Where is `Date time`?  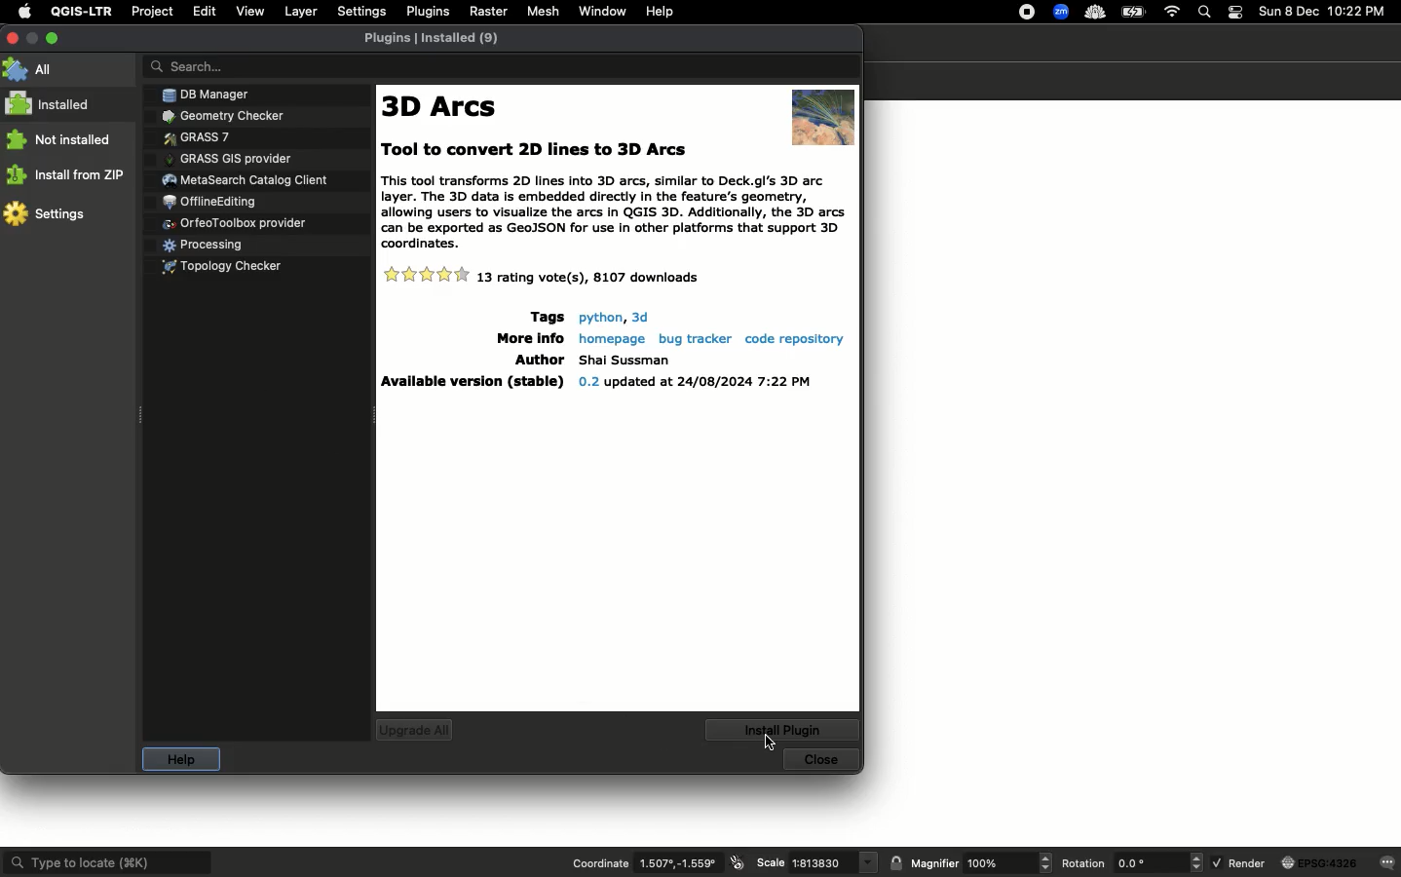 Date time is located at coordinates (1323, 12).